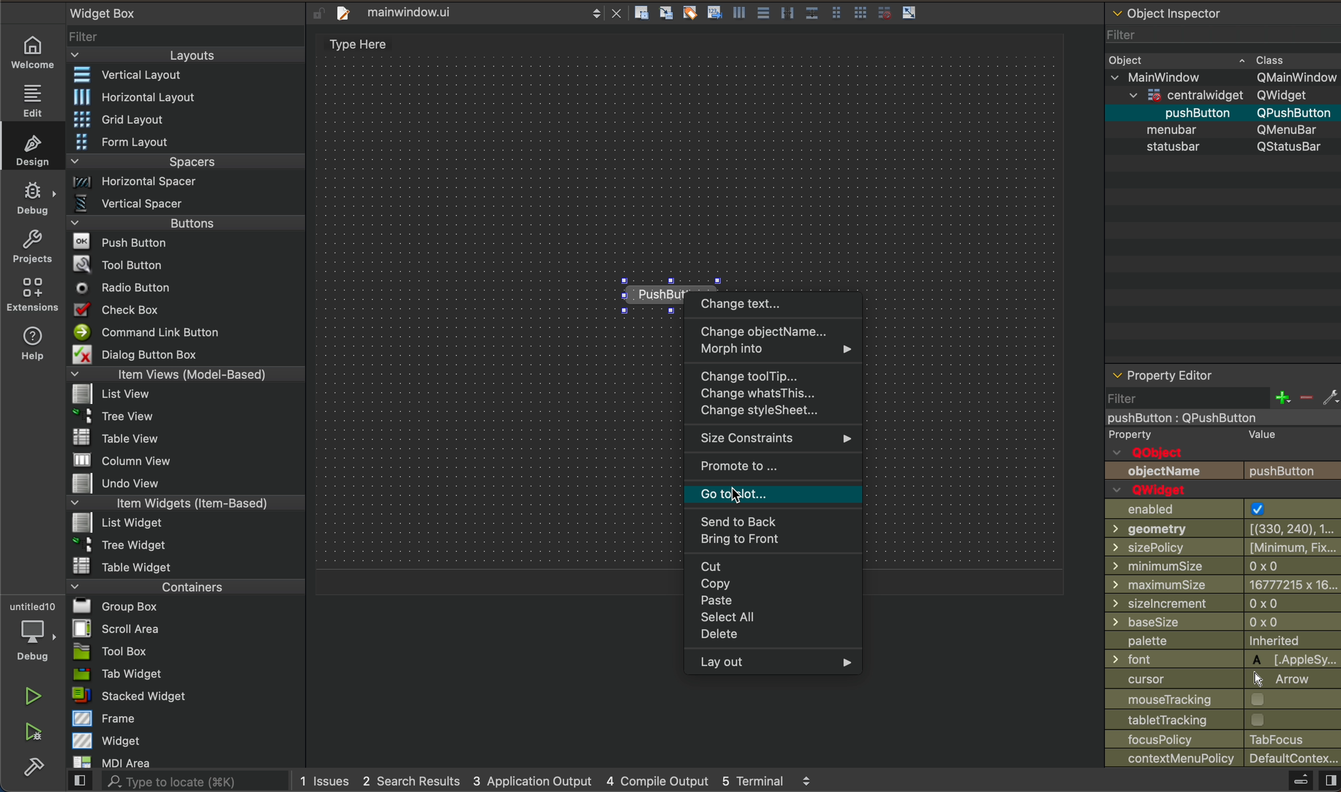 The height and width of the screenshot is (792, 1341). I want to click on scroll, so click(595, 15).